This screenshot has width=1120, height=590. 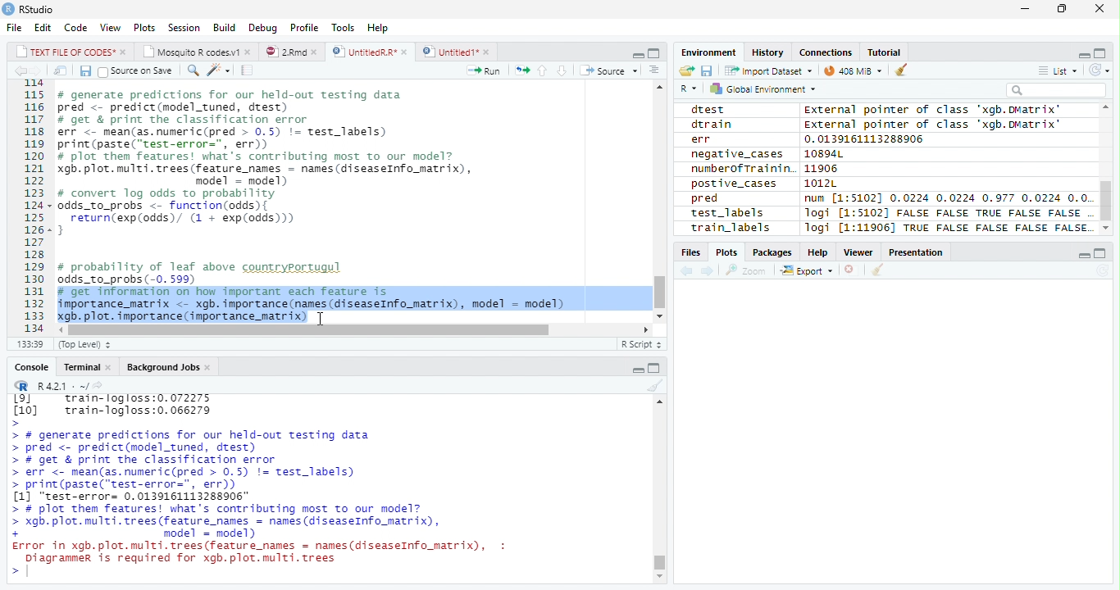 I want to click on Row Number, so click(x=29, y=207).